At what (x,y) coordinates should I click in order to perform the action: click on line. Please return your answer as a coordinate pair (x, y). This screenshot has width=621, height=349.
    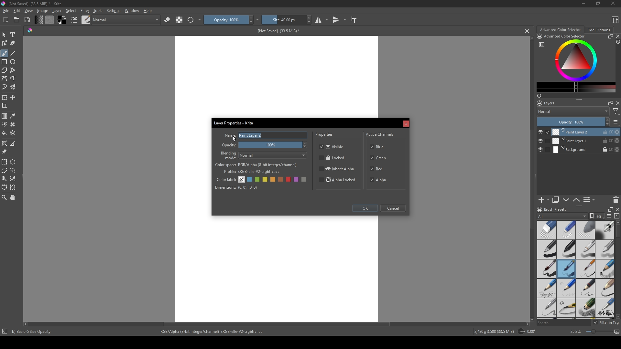
    Looking at the image, I should click on (13, 53).